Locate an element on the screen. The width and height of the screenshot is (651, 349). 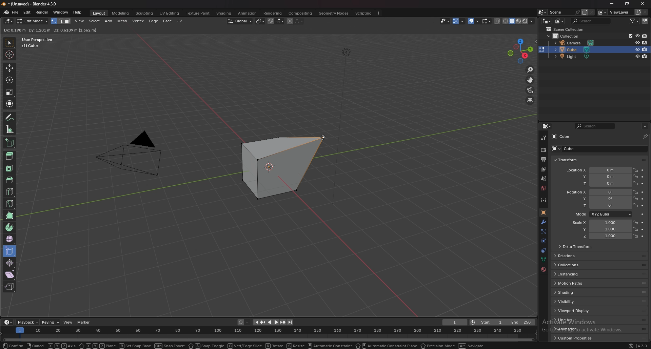
change object is located at coordinates (542, 49).